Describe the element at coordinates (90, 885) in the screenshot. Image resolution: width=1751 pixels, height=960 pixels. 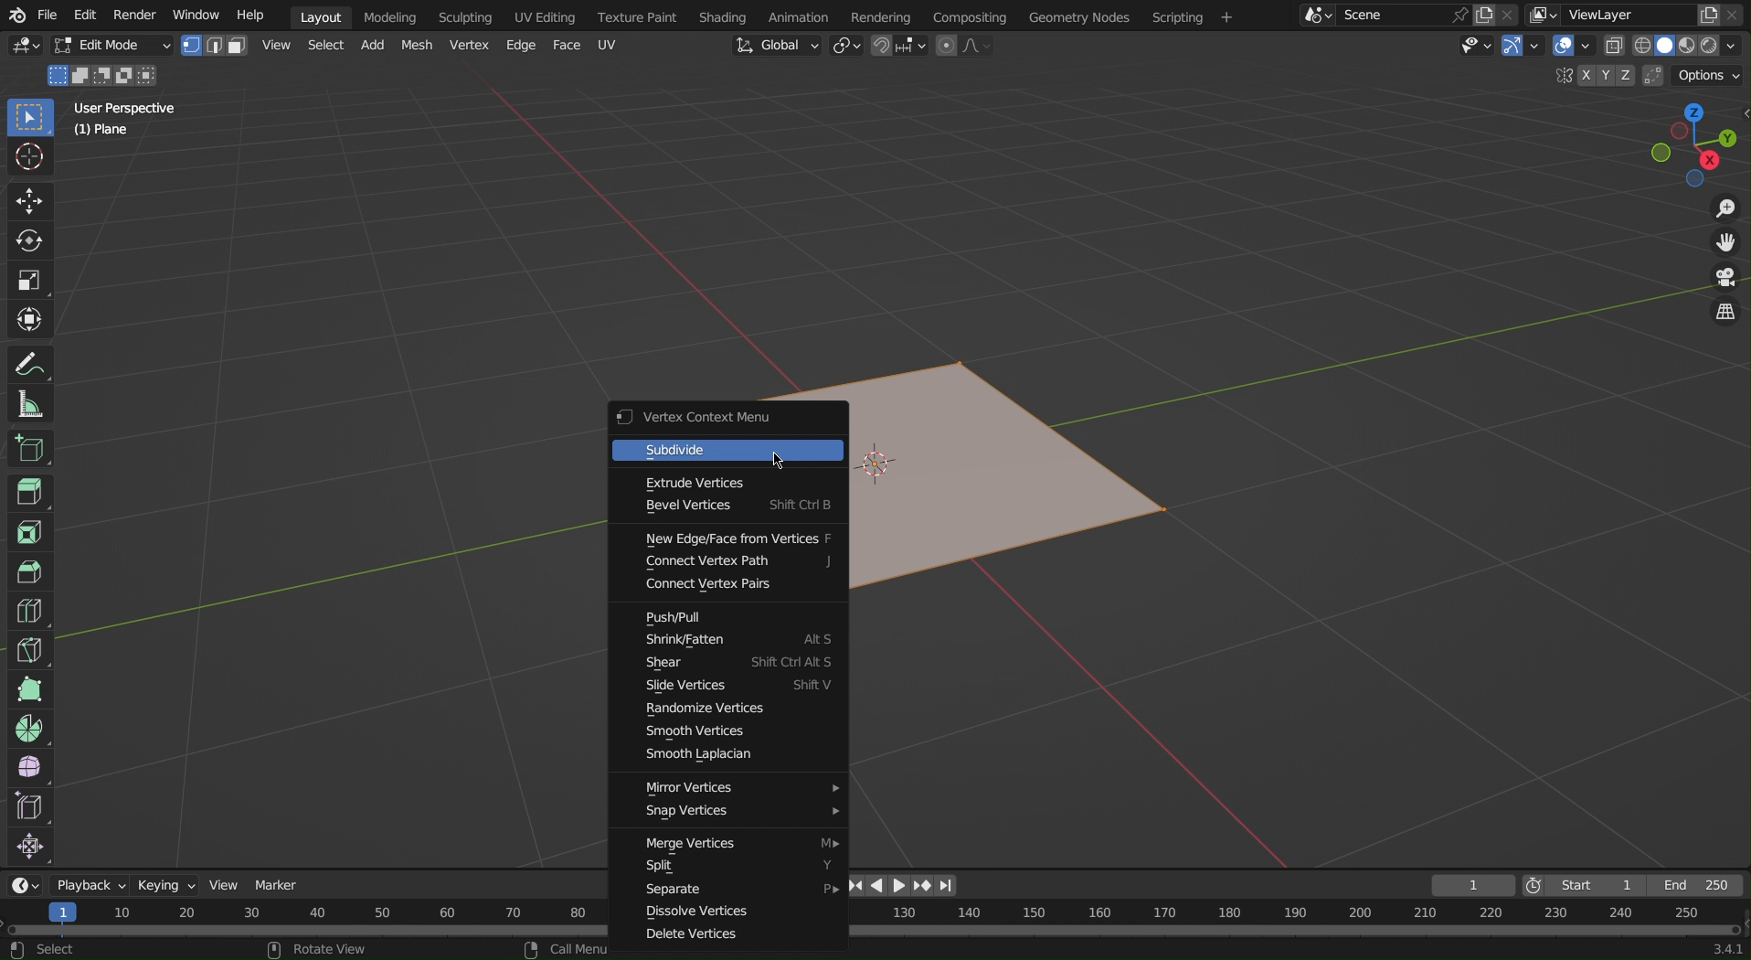
I see `Playback` at that location.